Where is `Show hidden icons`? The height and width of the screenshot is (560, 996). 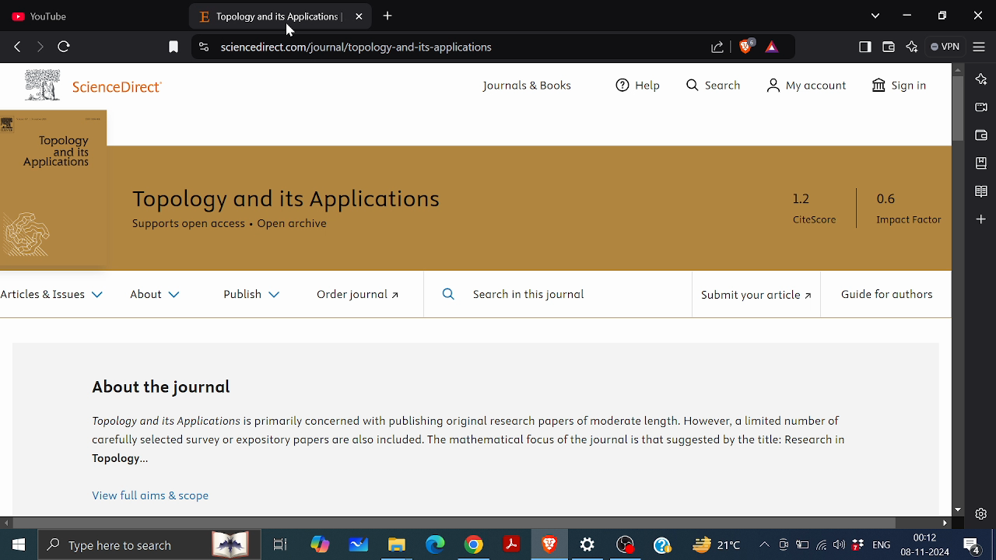 Show hidden icons is located at coordinates (764, 545).